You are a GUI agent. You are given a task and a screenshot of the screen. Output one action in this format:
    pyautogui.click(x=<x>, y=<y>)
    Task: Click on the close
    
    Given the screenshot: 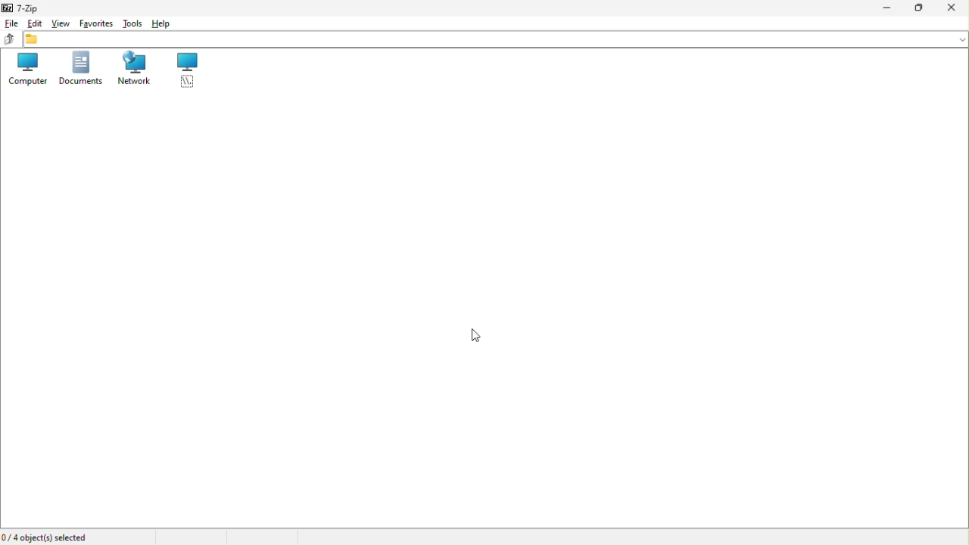 What is the action you would take?
    pyautogui.click(x=955, y=8)
    